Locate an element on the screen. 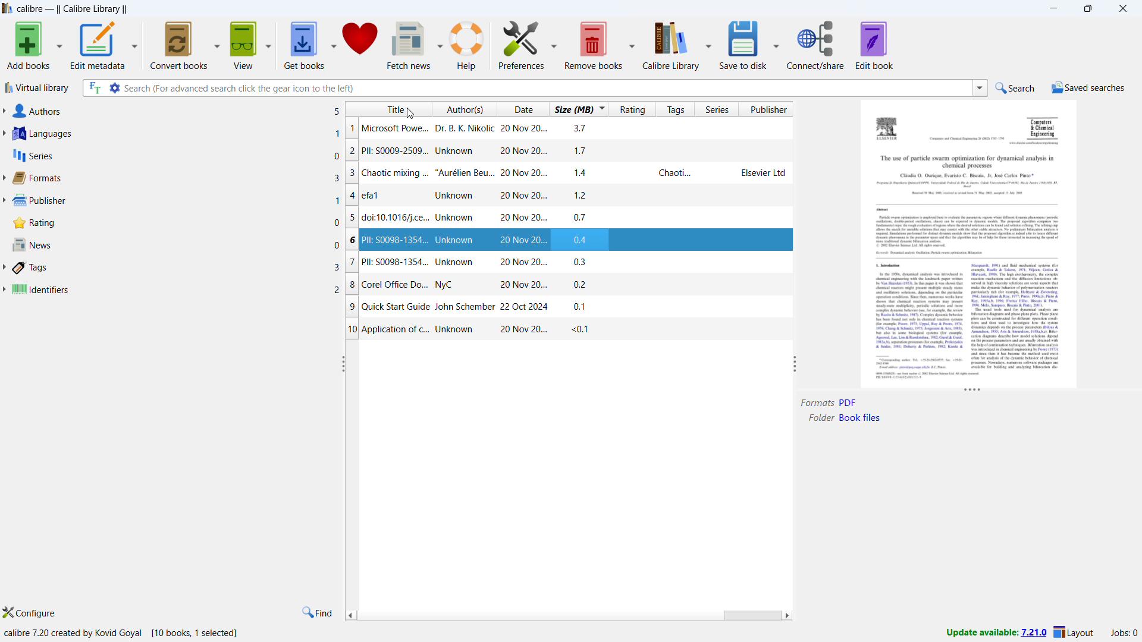 The height and width of the screenshot is (642, 1142). virtual library is located at coordinates (37, 88).